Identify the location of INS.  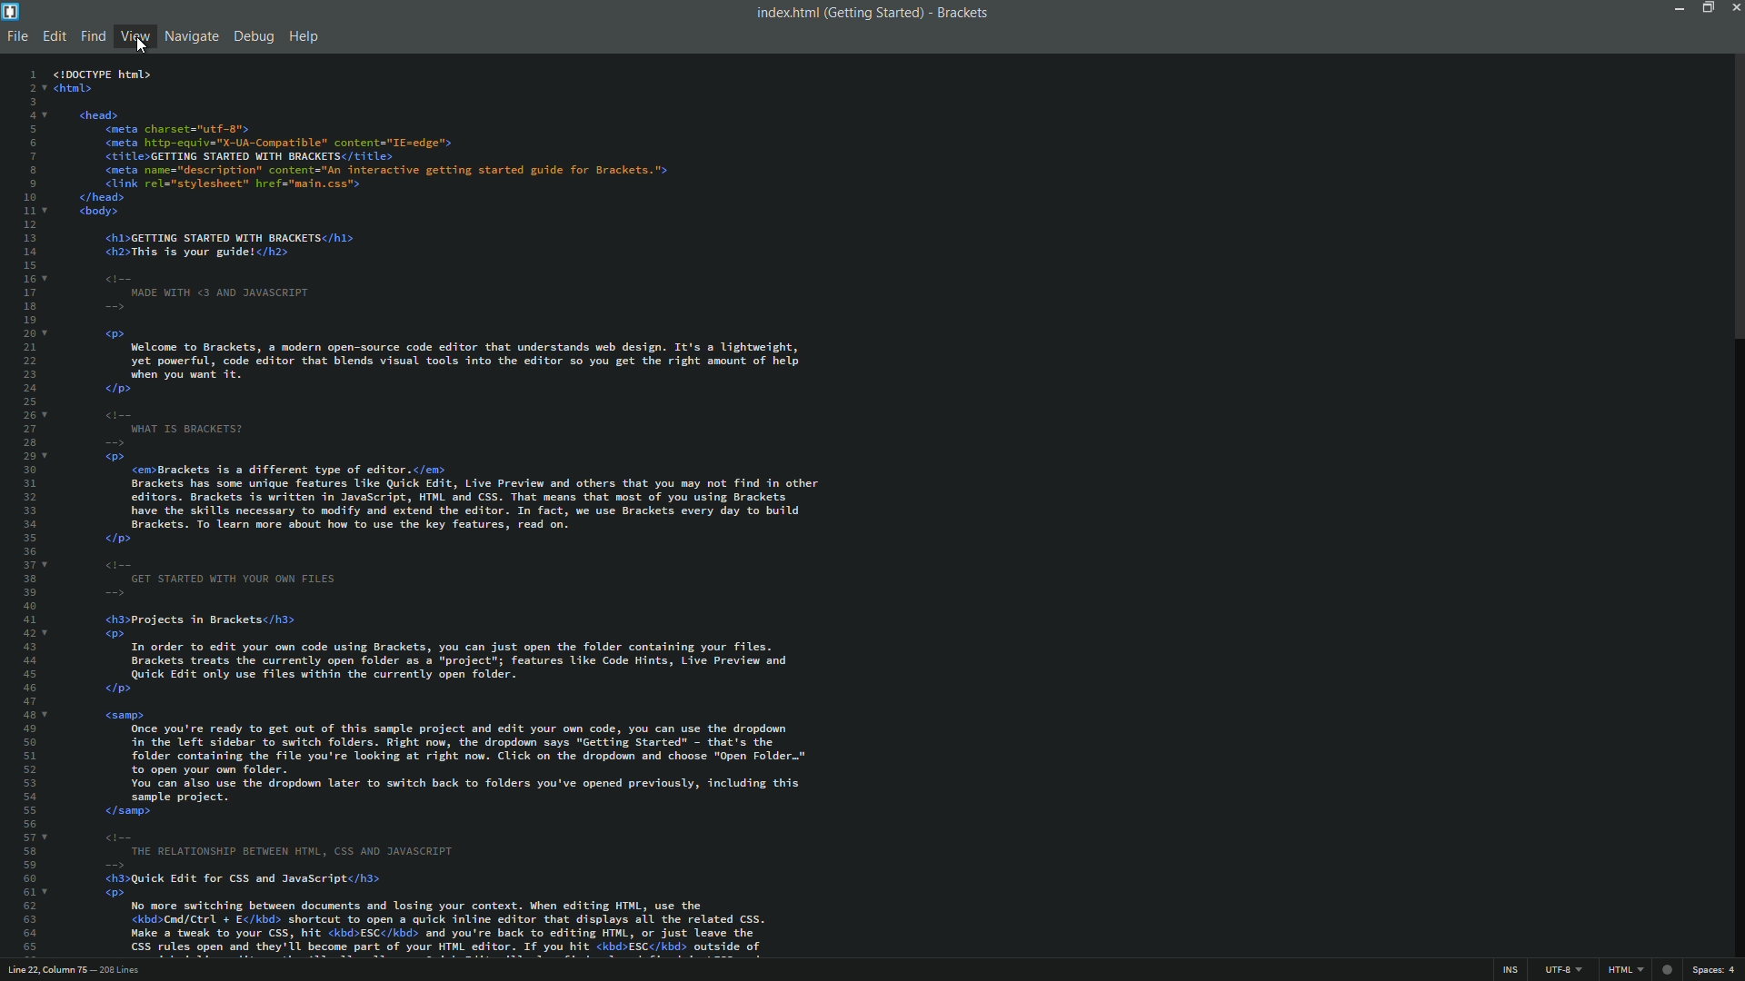
(1509, 970).